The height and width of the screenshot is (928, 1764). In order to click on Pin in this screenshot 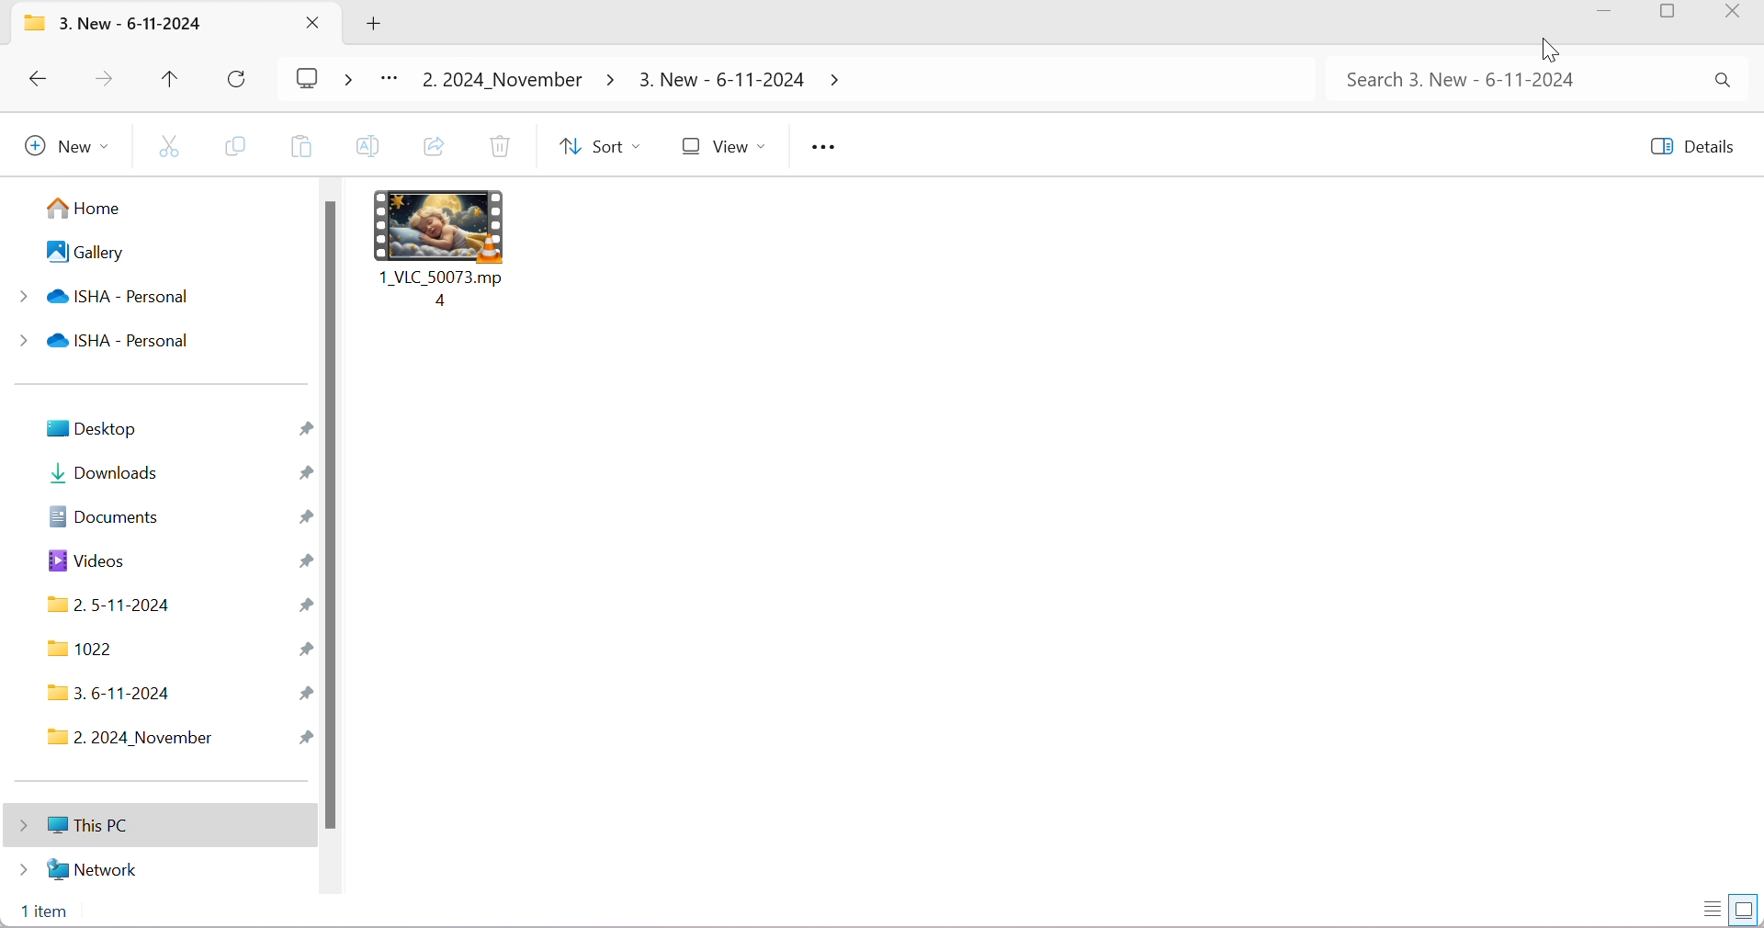, I will do `click(309, 472)`.